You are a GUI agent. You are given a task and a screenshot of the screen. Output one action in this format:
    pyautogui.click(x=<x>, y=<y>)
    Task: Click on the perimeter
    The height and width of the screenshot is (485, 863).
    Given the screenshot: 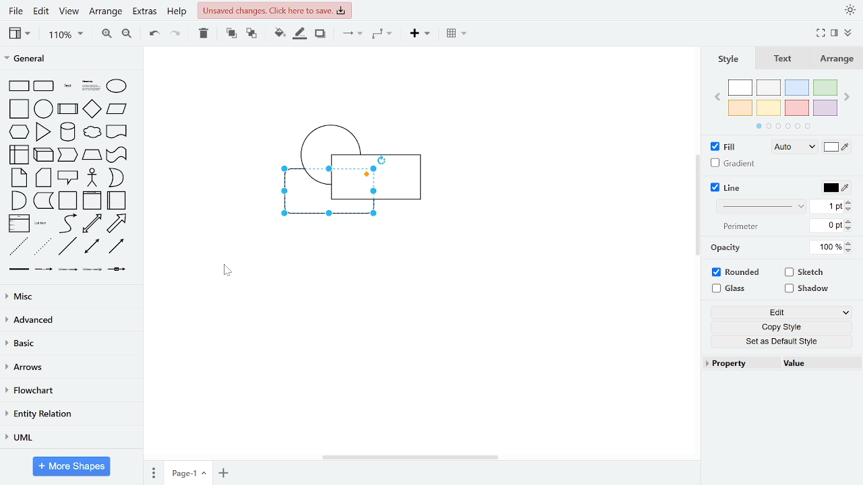 What is the action you would take?
    pyautogui.click(x=738, y=227)
    